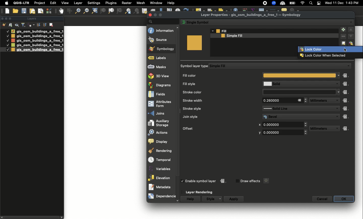 The height and width of the screenshot is (219, 363). What do you see at coordinates (306, 124) in the screenshot?
I see `Drop down` at bounding box center [306, 124].